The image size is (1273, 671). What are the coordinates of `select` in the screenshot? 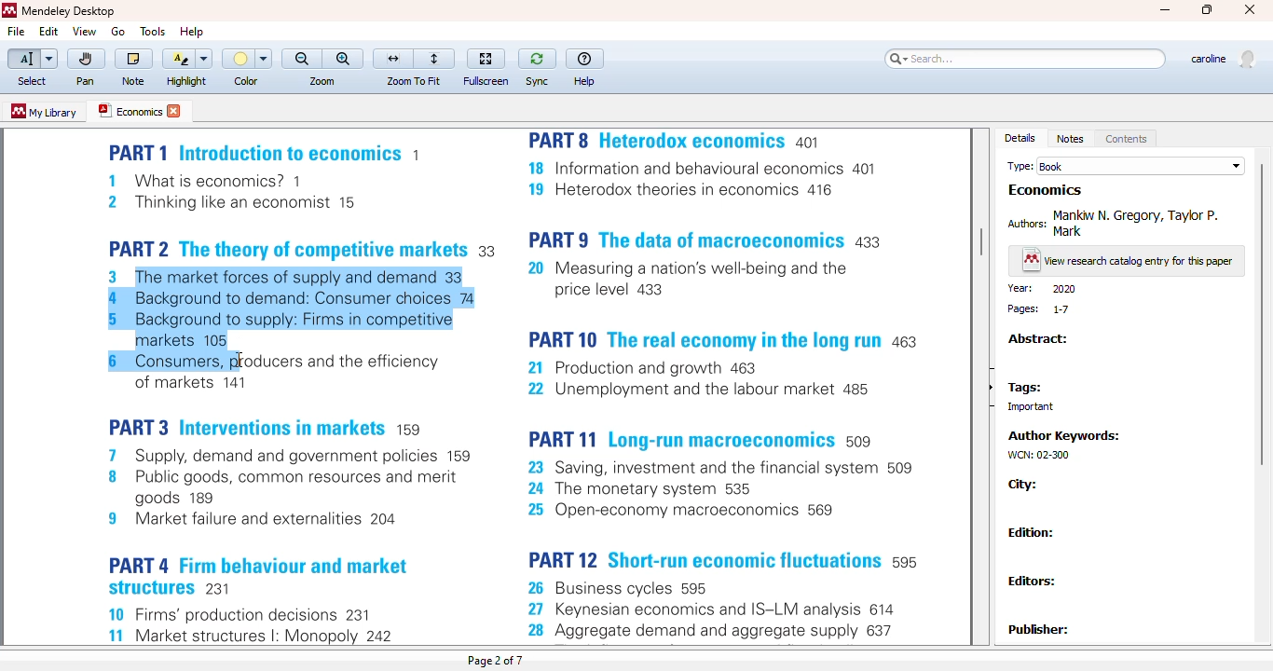 It's located at (32, 82).